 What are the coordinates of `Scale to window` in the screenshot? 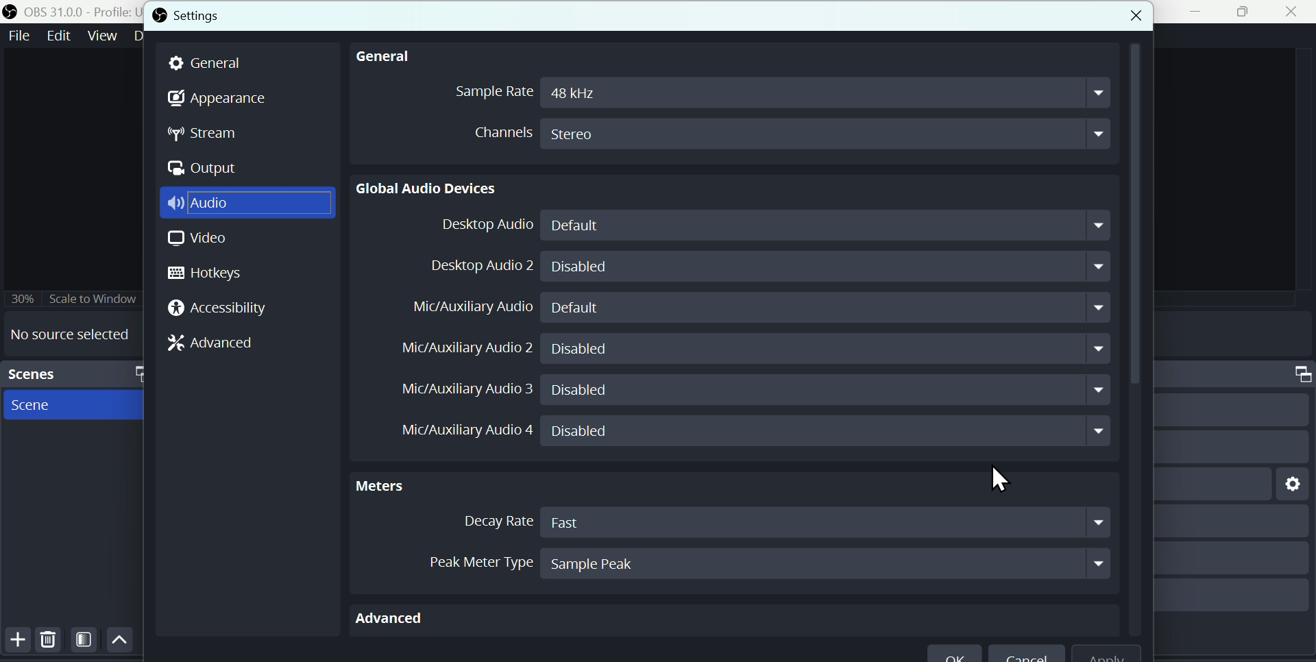 It's located at (95, 298).